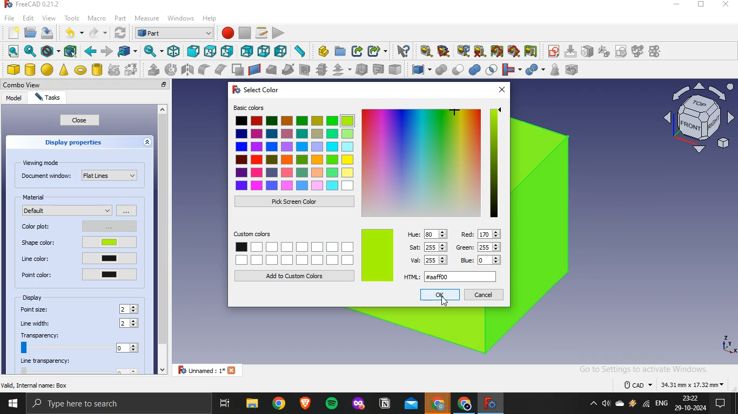 The height and width of the screenshot is (414, 738). What do you see at coordinates (128, 51) in the screenshot?
I see `go to linked object` at bounding box center [128, 51].